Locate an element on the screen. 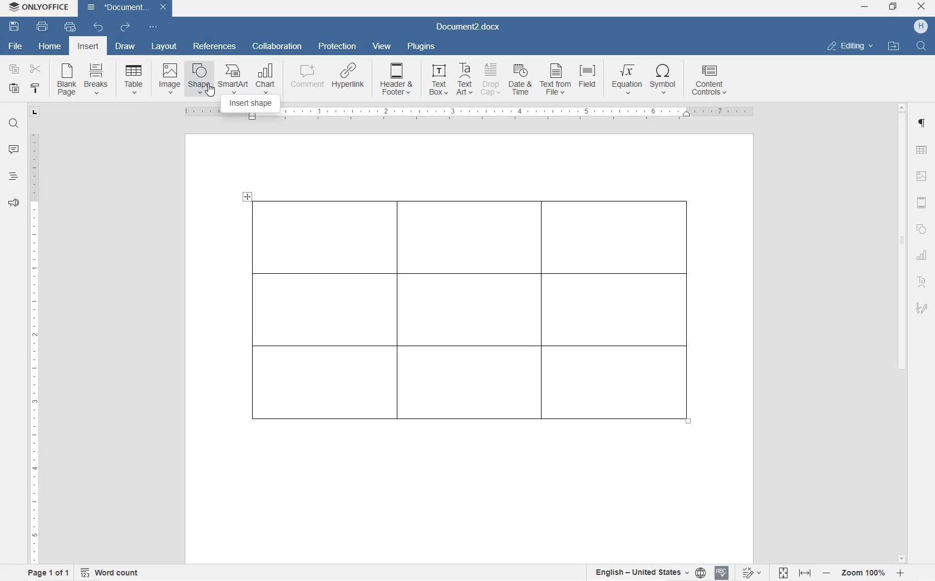  home is located at coordinates (51, 47).